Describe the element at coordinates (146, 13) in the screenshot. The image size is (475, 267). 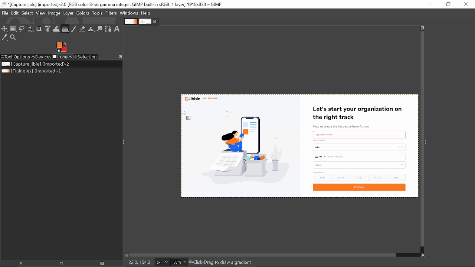
I see `Help` at that location.